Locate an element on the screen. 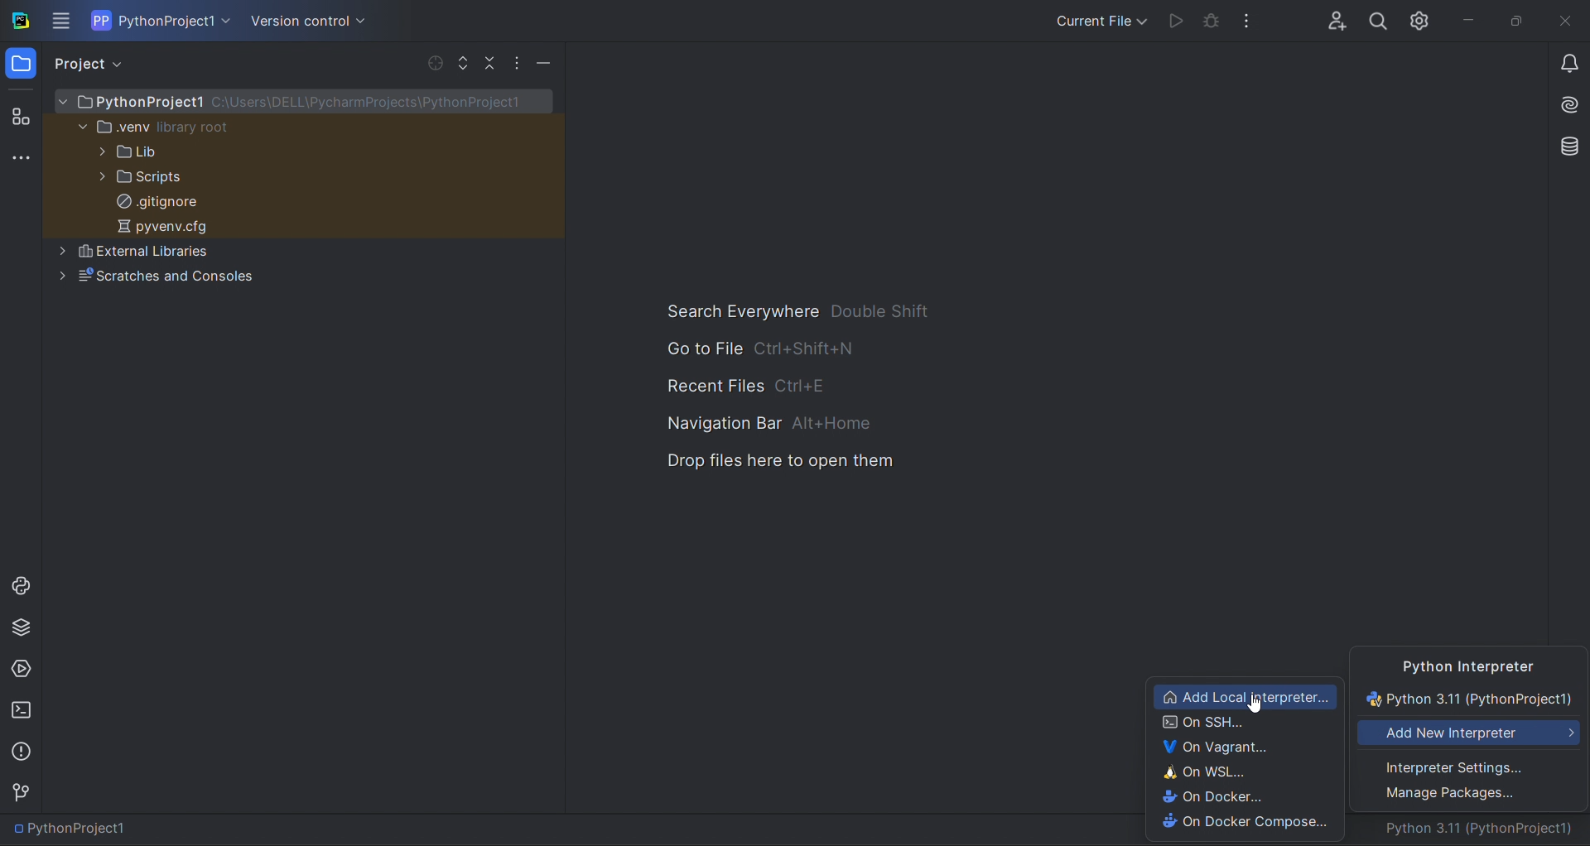  python package is located at coordinates (22, 631).